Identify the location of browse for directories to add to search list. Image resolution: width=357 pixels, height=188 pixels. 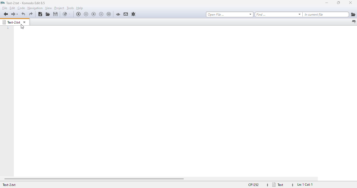
(353, 14).